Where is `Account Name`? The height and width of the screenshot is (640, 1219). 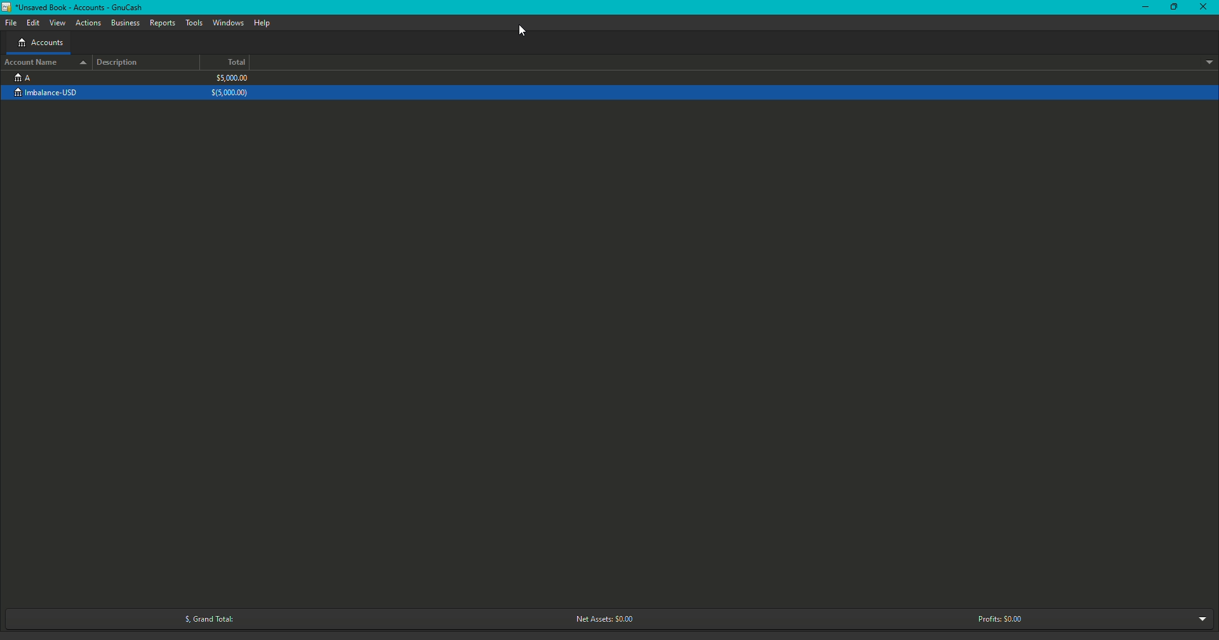 Account Name is located at coordinates (44, 62).